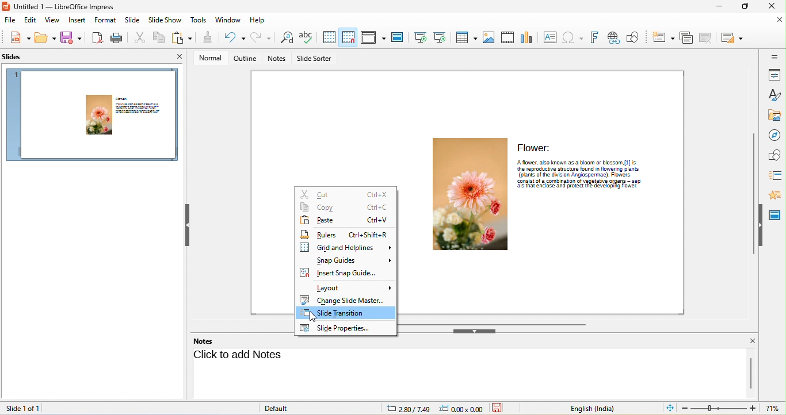 The image size is (786, 415). I want to click on Flower:, so click(537, 148).